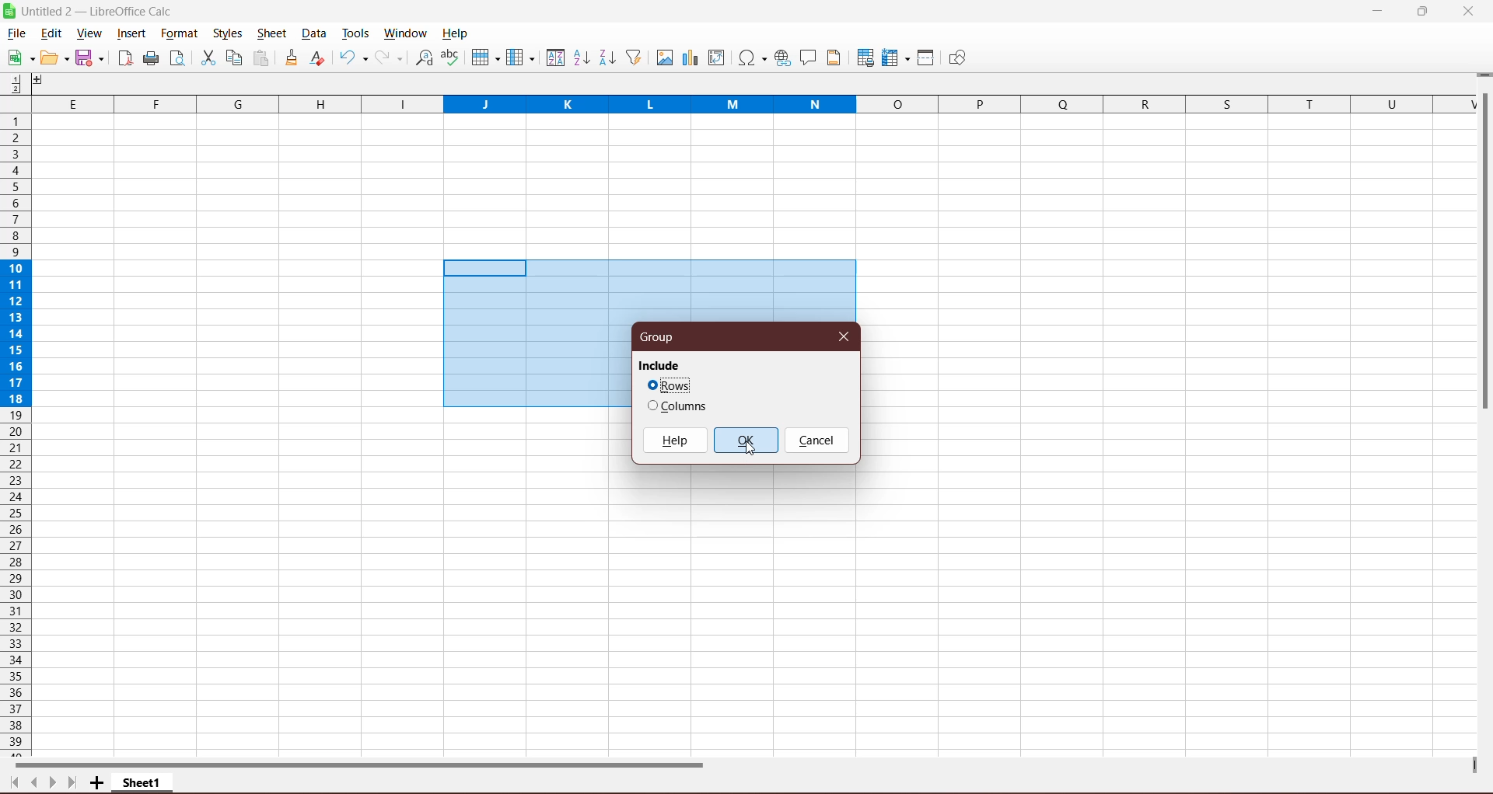  I want to click on Save, so click(92, 59).